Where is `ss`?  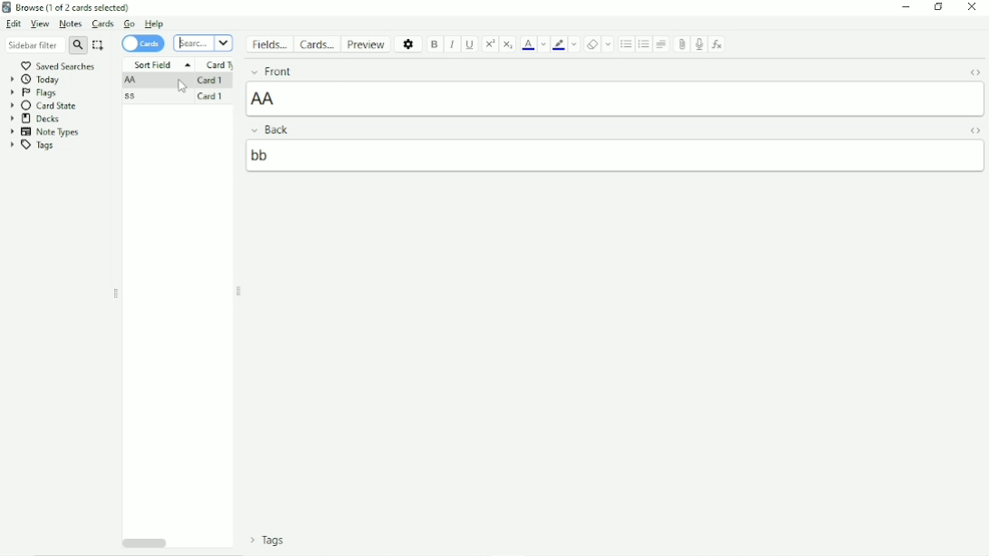 ss is located at coordinates (131, 96).